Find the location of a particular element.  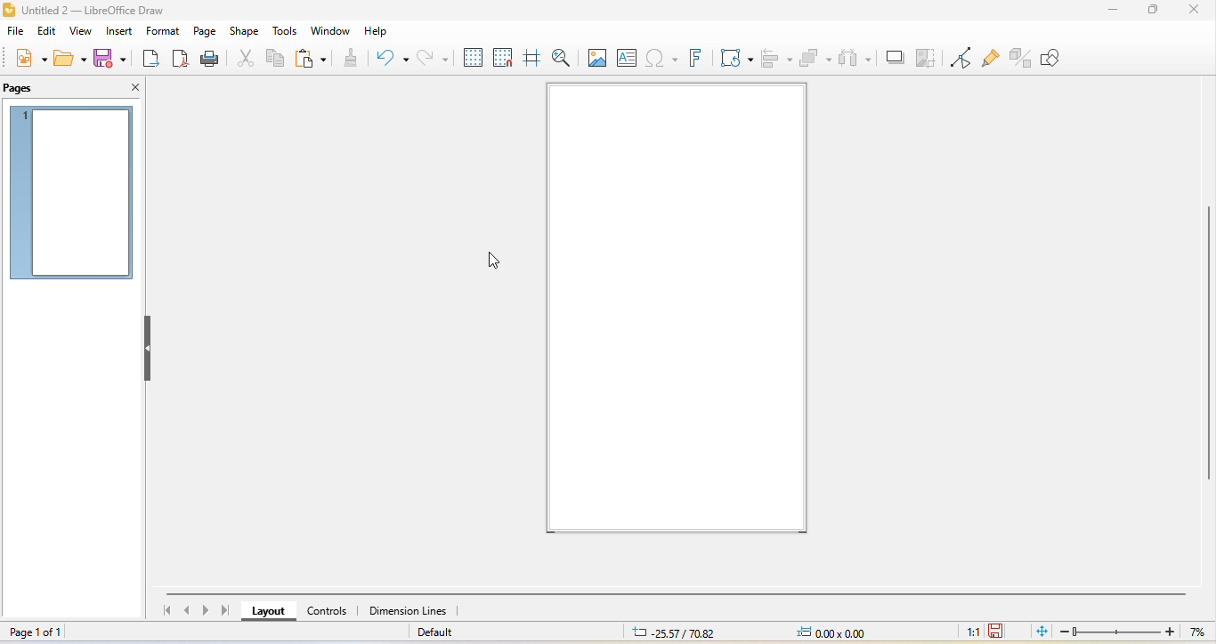

shape is located at coordinates (245, 32).